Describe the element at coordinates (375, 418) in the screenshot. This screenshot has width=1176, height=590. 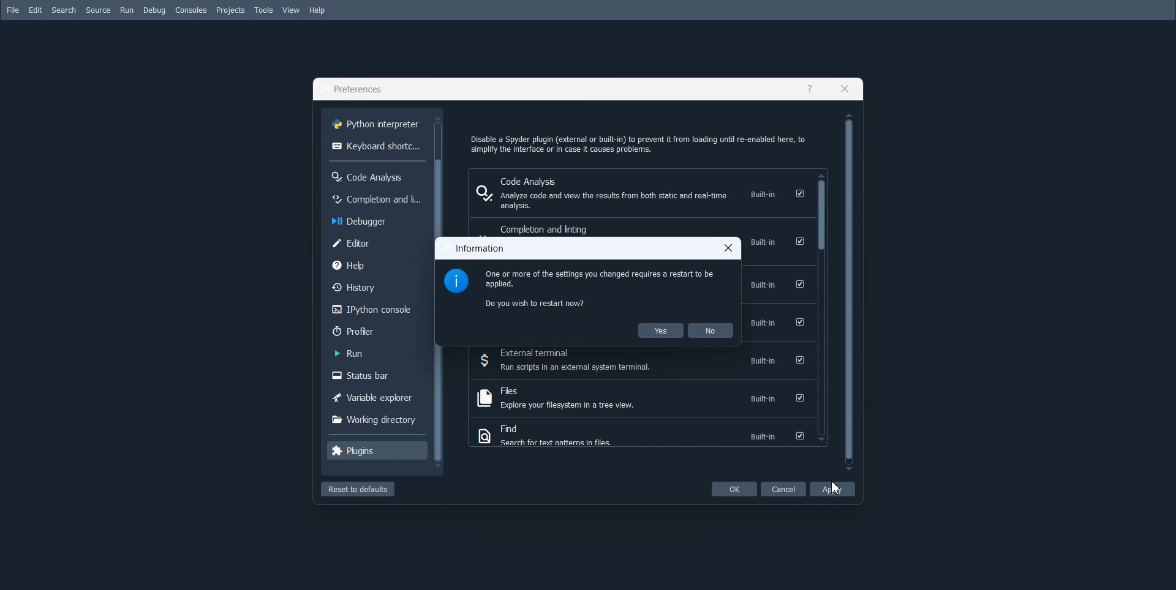
I see `Working directory` at that location.